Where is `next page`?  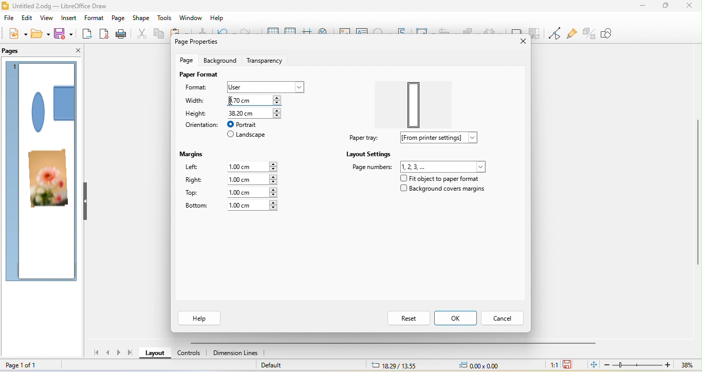 next page is located at coordinates (119, 353).